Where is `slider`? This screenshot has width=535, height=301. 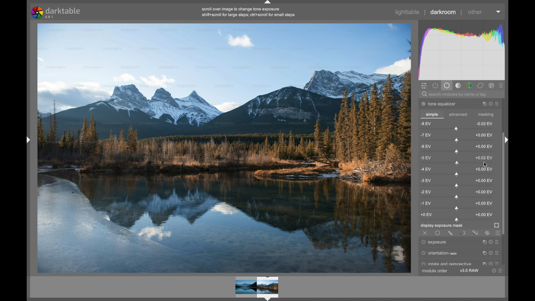 slider is located at coordinates (457, 152).